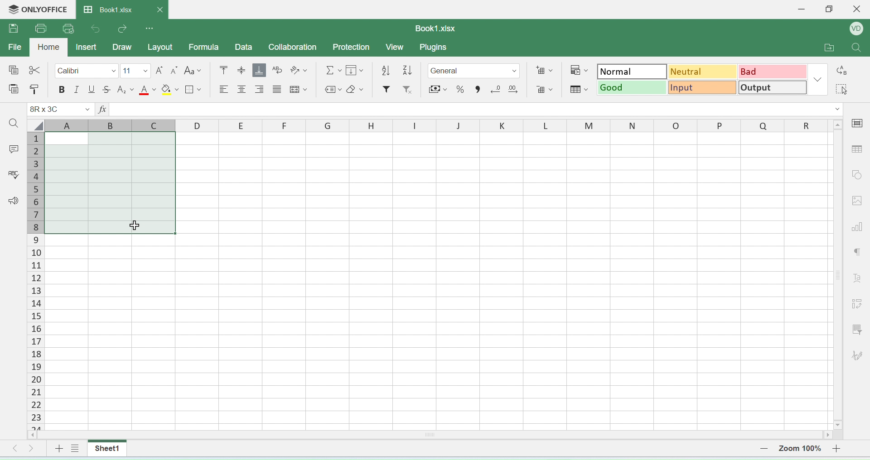 The height and width of the screenshot is (460, 870). Describe the element at coordinates (294, 48) in the screenshot. I see `collaboration` at that location.